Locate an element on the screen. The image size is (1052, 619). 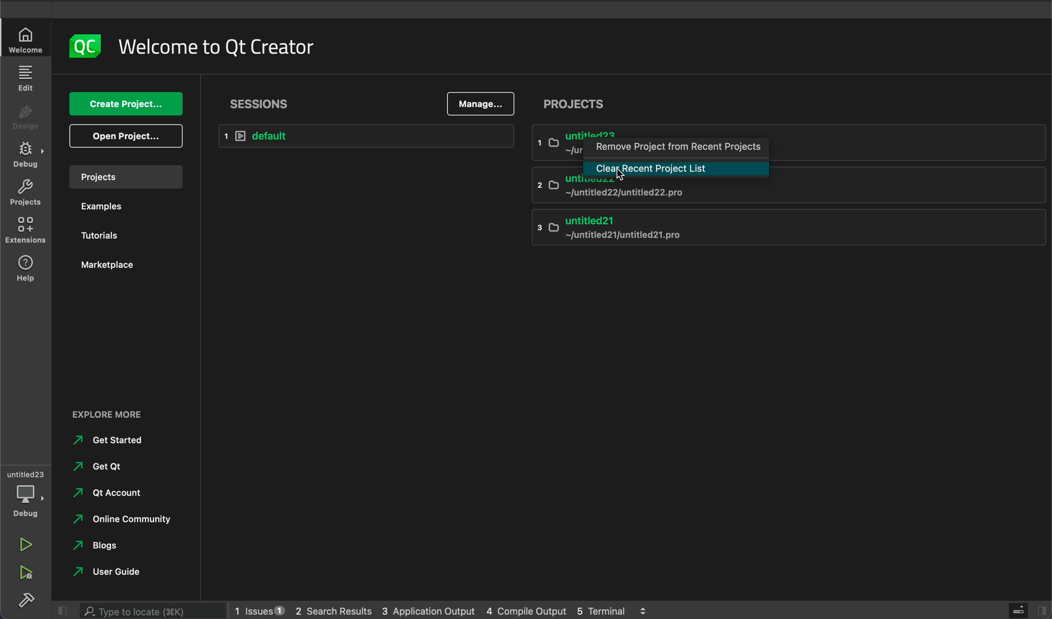
manage is located at coordinates (480, 103).